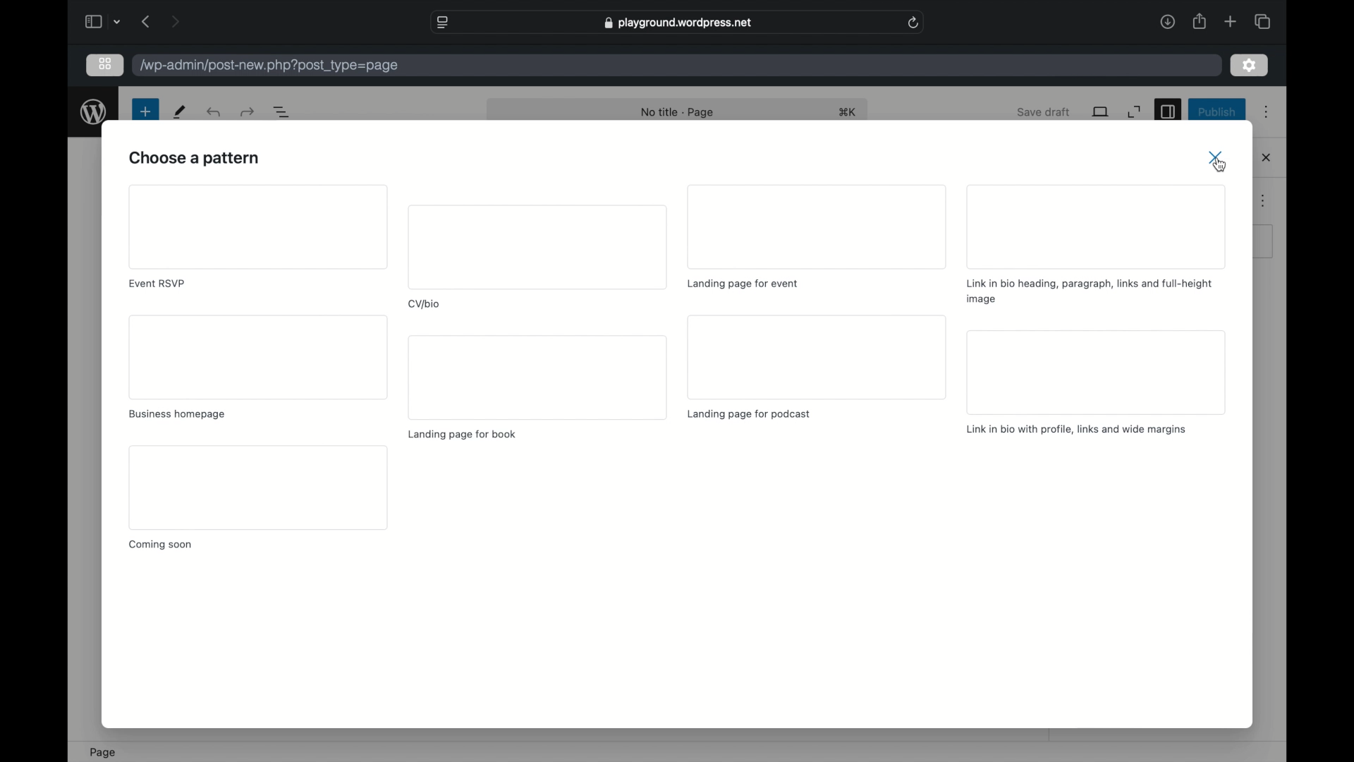  Describe the element at coordinates (425, 305) in the screenshot. I see `cv/bio` at that location.